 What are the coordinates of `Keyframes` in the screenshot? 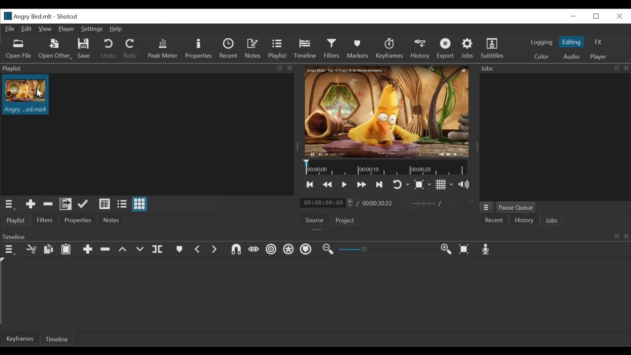 It's located at (390, 48).